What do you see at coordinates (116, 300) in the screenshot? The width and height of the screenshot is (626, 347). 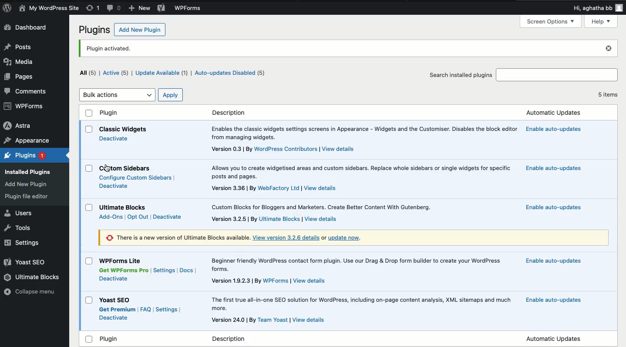 I see `Yoast SOE` at bounding box center [116, 300].